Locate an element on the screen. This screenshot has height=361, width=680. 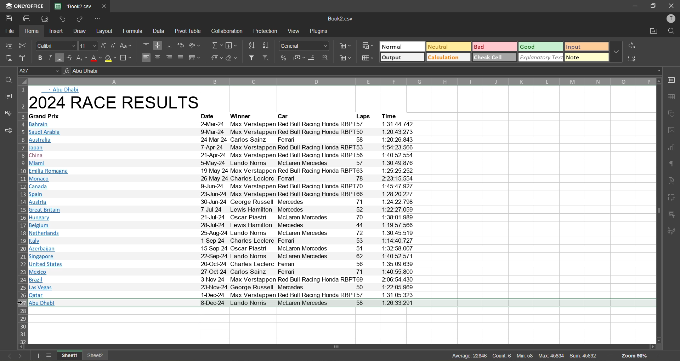
formula is located at coordinates (136, 31).